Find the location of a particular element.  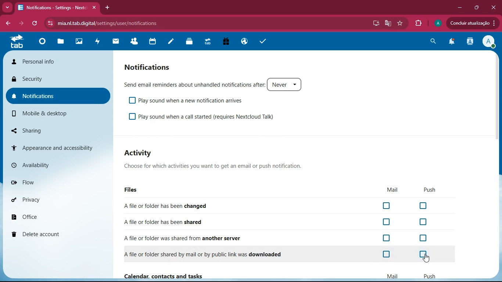

extensions is located at coordinates (417, 22).